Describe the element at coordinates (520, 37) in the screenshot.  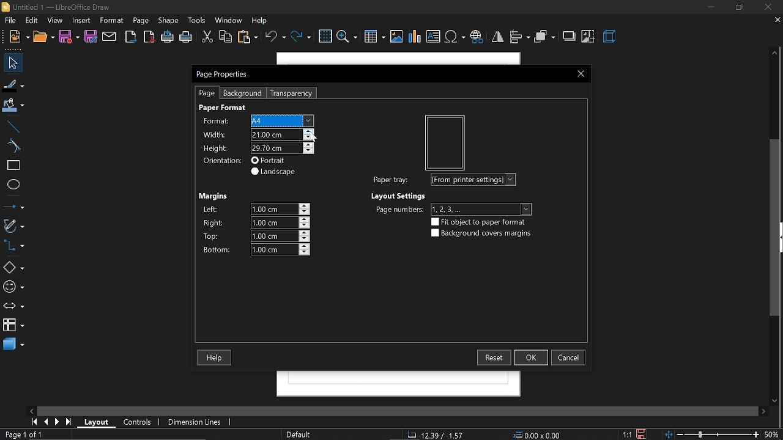
I see `align` at that location.